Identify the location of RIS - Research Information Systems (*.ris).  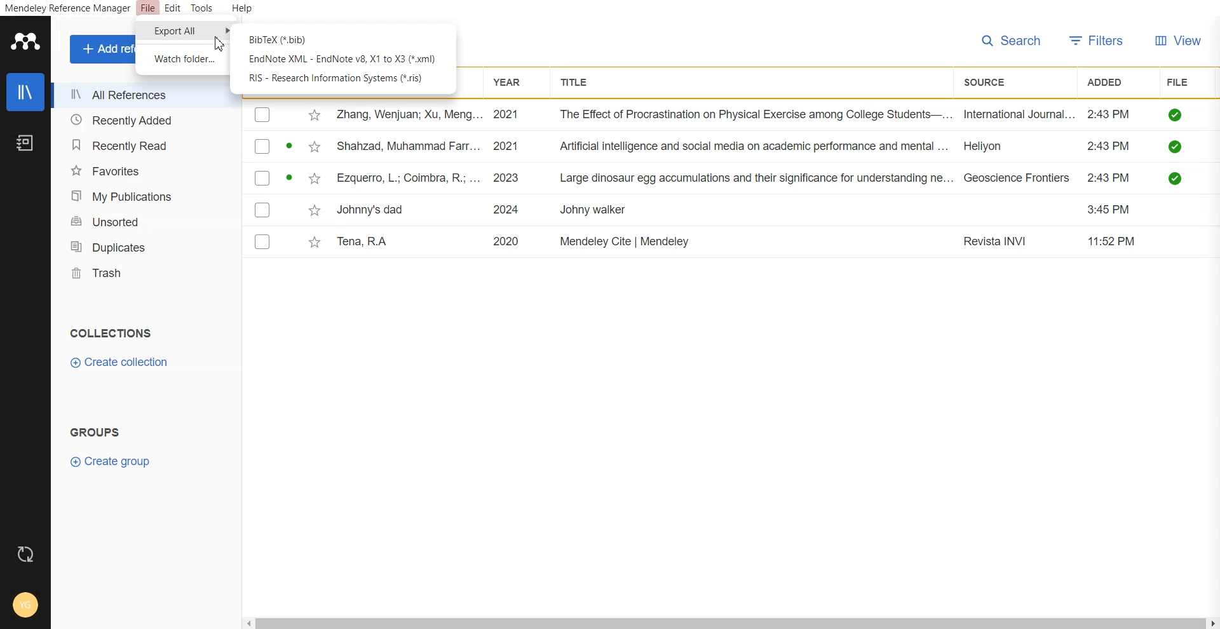
(338, 79).